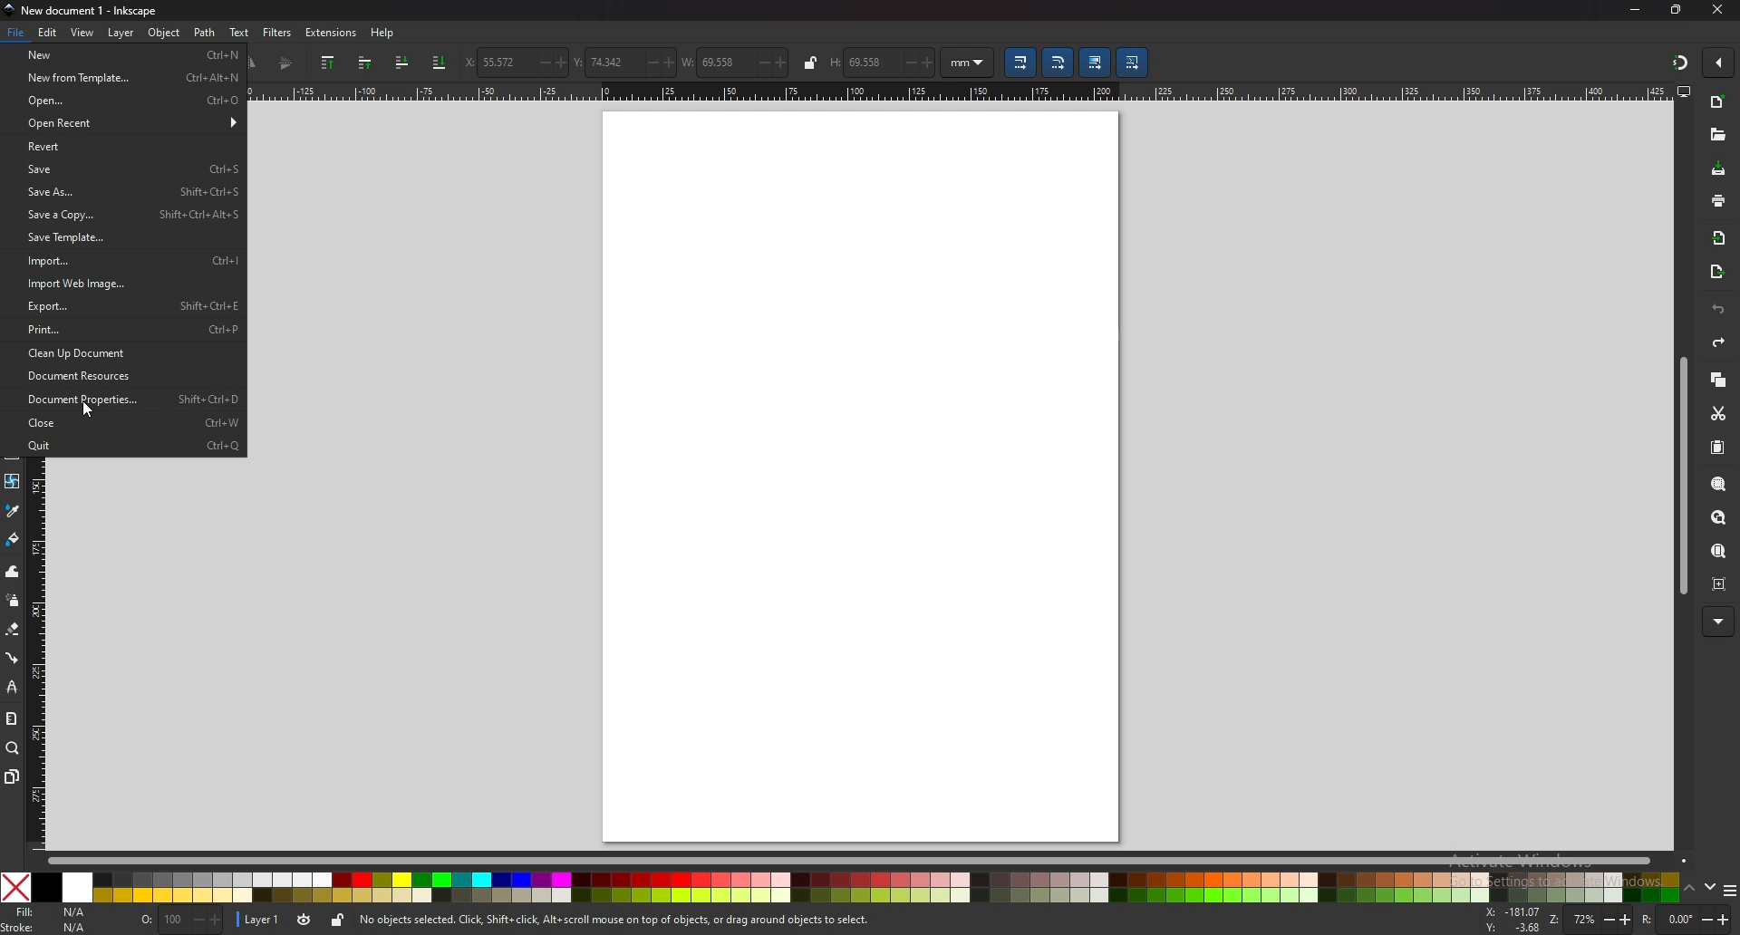  I want to click on dropper, so click(14, 510).